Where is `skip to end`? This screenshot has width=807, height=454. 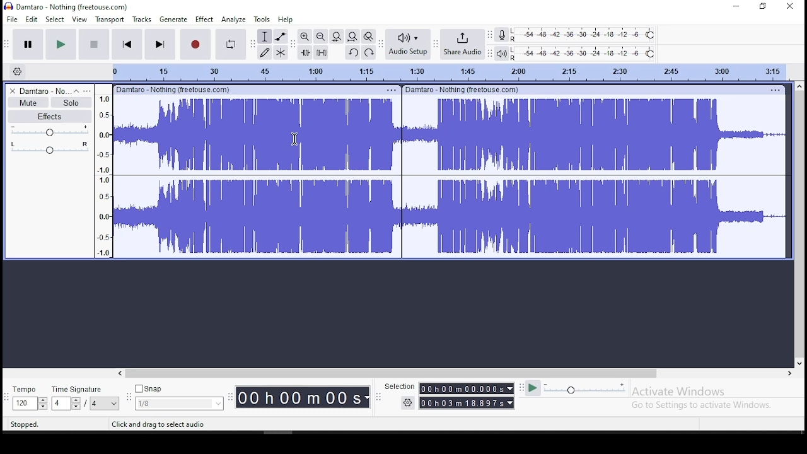
skip to end is located at coordinates (159, 44).